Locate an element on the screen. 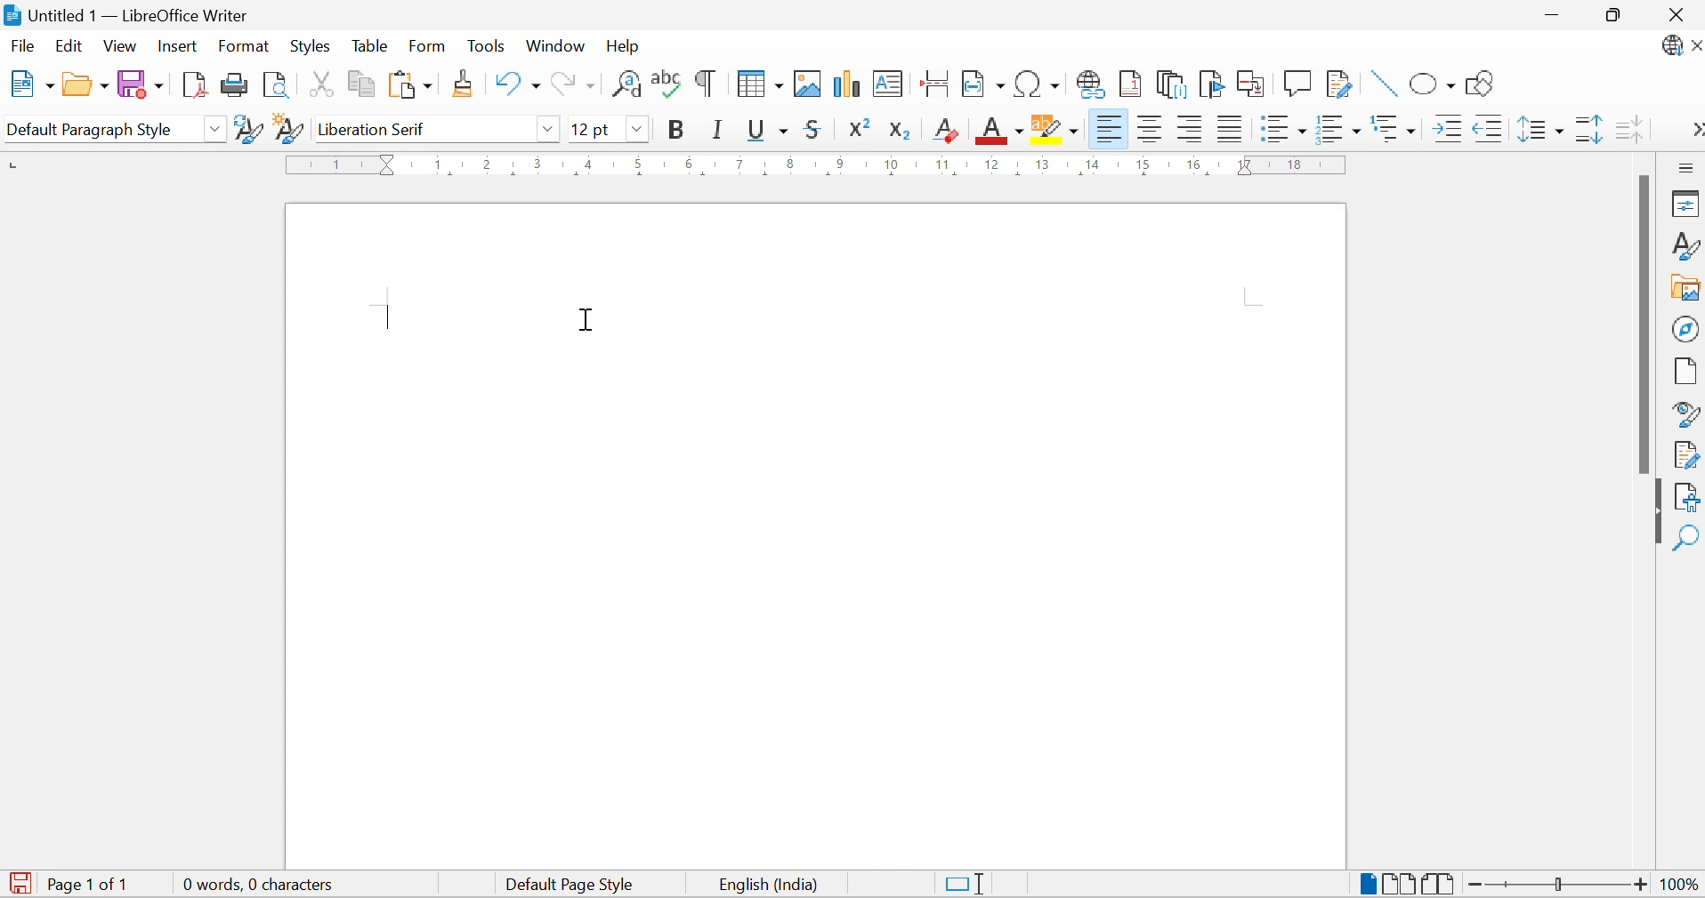 This screenshot has height=898, width=1705. Page is located at coordinates (1687, 372).